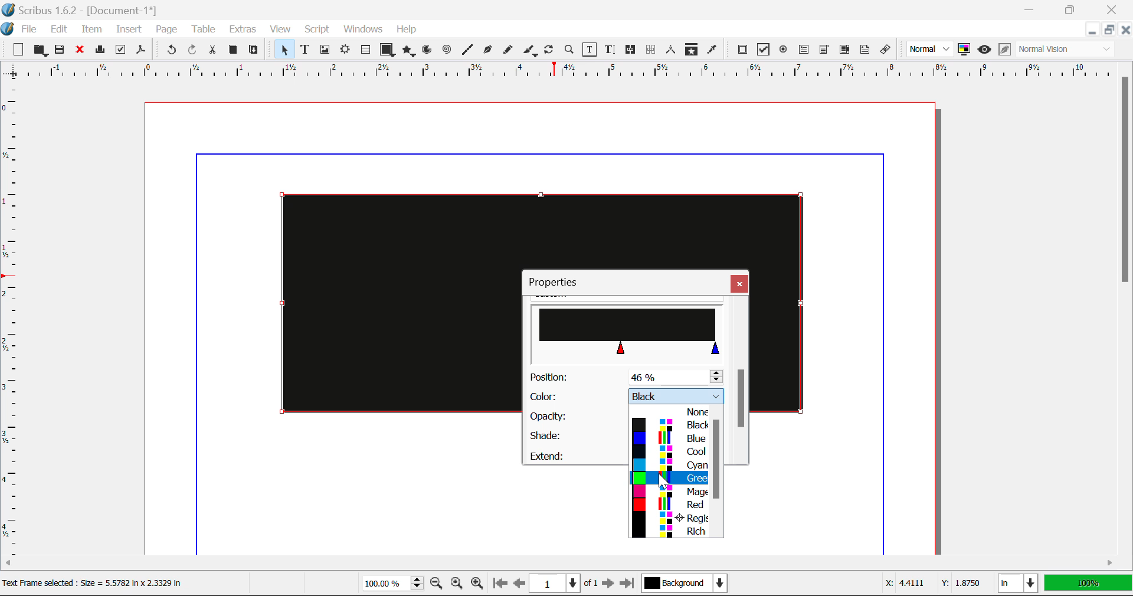  Describe the element at coordinates (499, 584) in the screenshot. I see `First Page` at that location.